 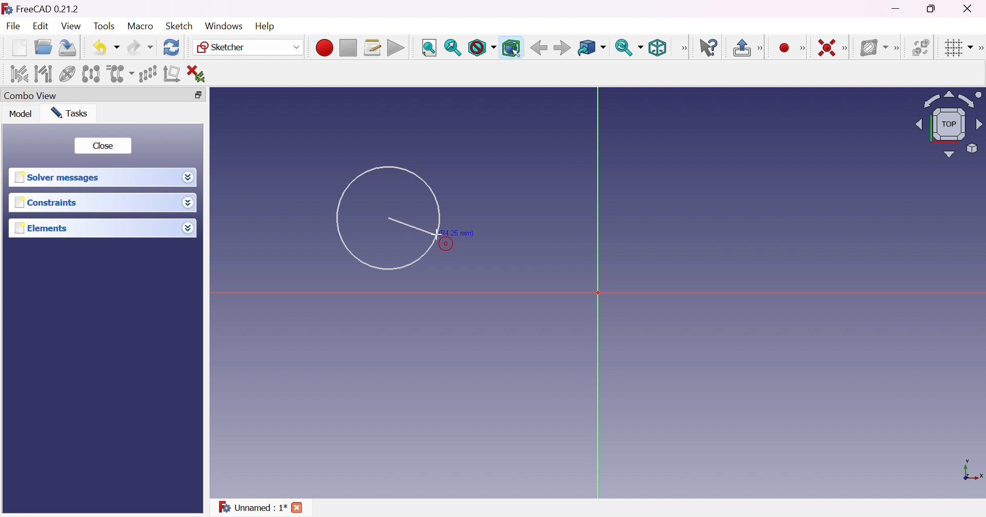 What do you see at coordinates (921, 47) in the screenshot?
I see `Switch virtual space` at bounding box center [921, 47].